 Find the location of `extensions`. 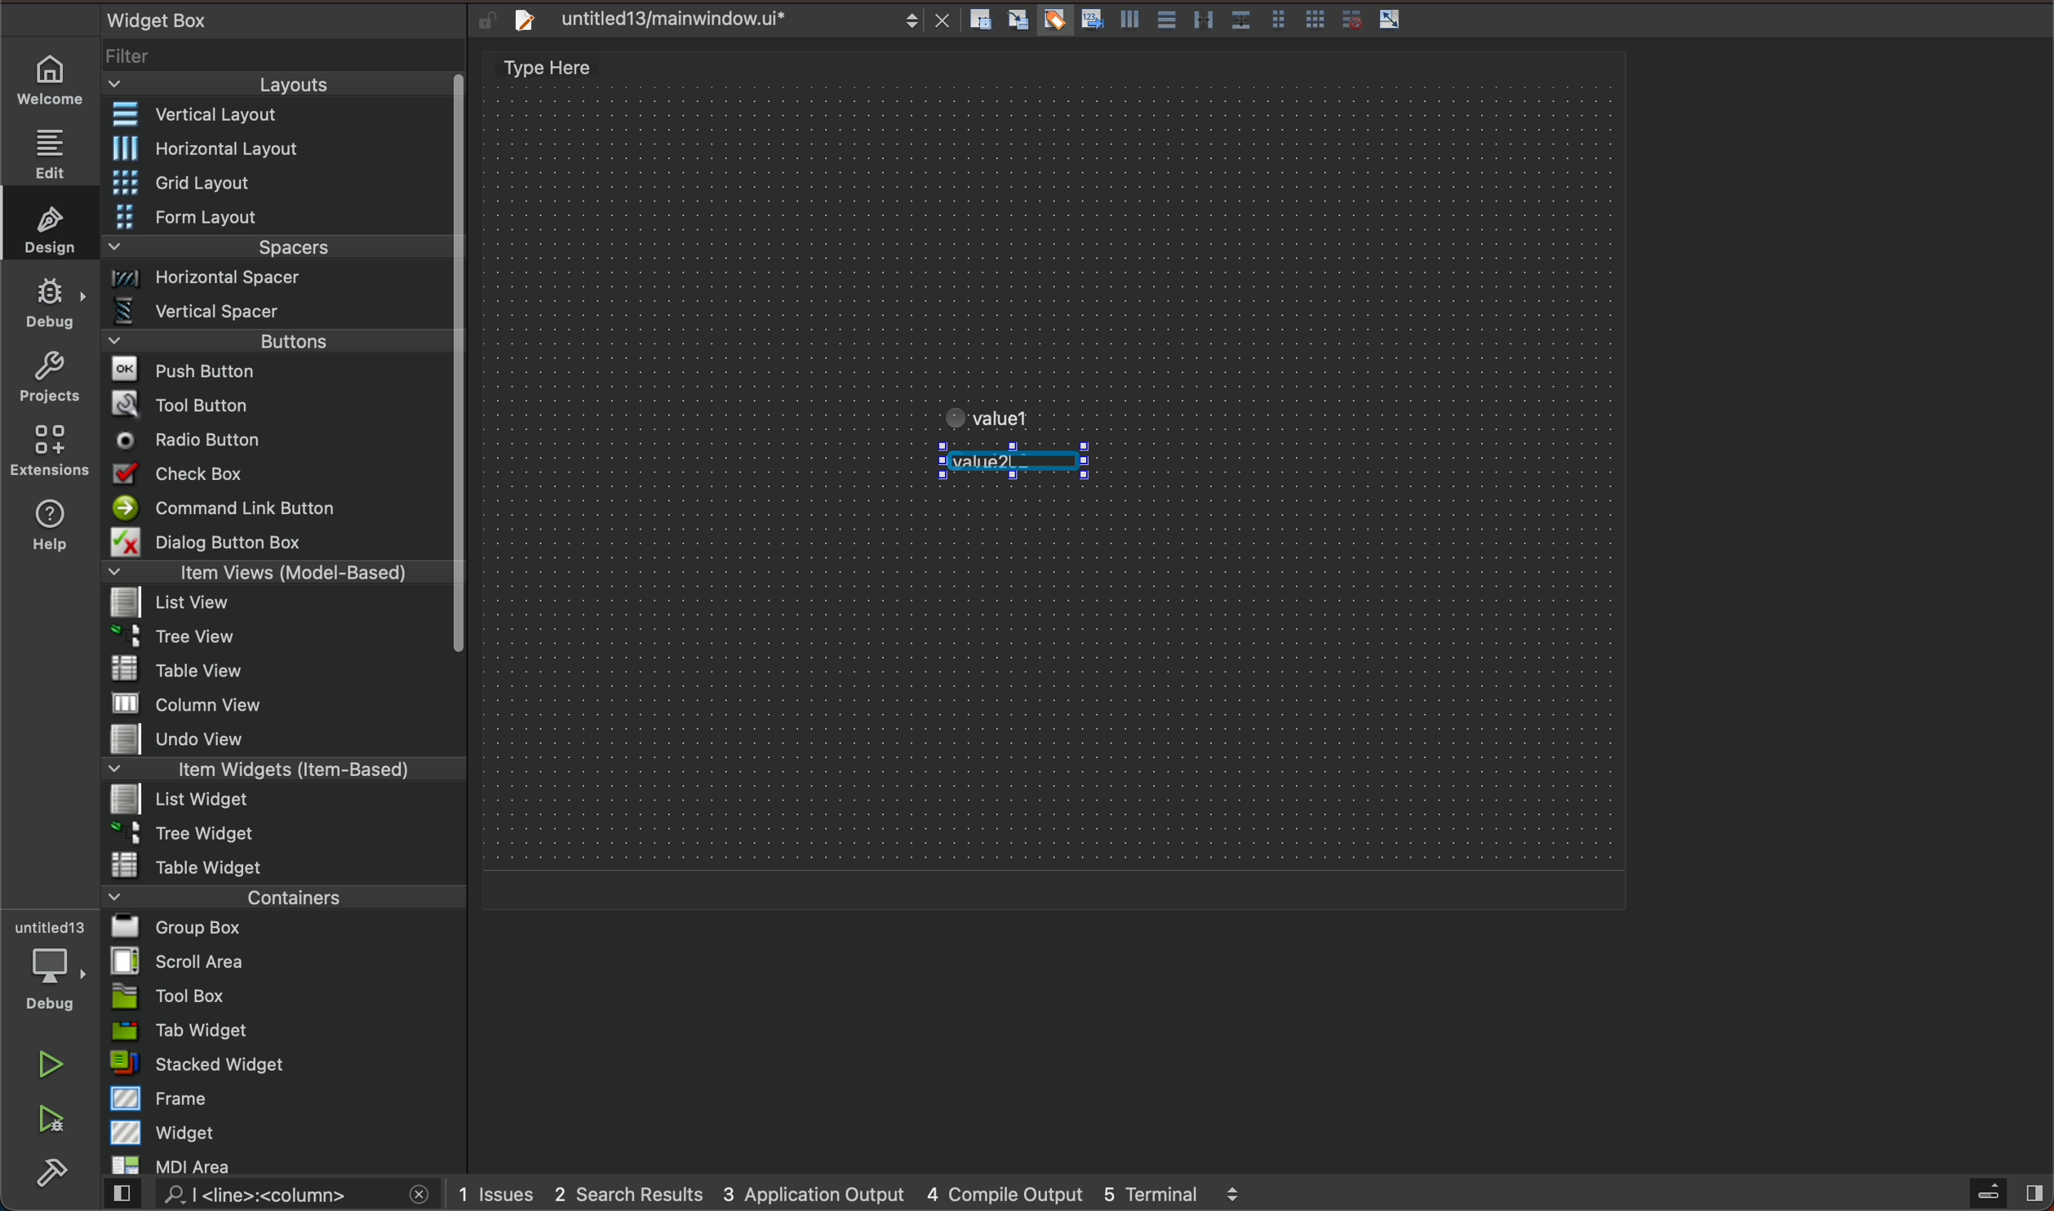

extensions is located at coordinates (48, 450).